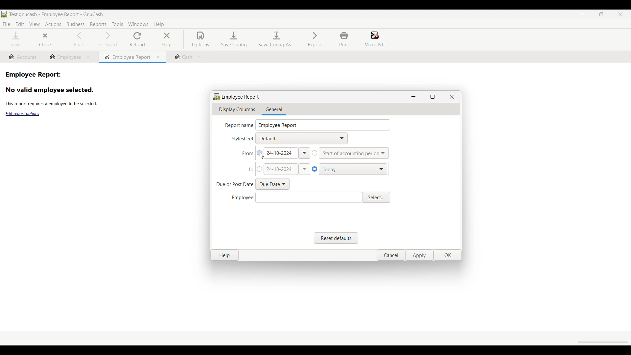 This screenshot has width=631, height=355. Describe the element at coordinates (274, 109) in the screenshot. I see `General` at that location.